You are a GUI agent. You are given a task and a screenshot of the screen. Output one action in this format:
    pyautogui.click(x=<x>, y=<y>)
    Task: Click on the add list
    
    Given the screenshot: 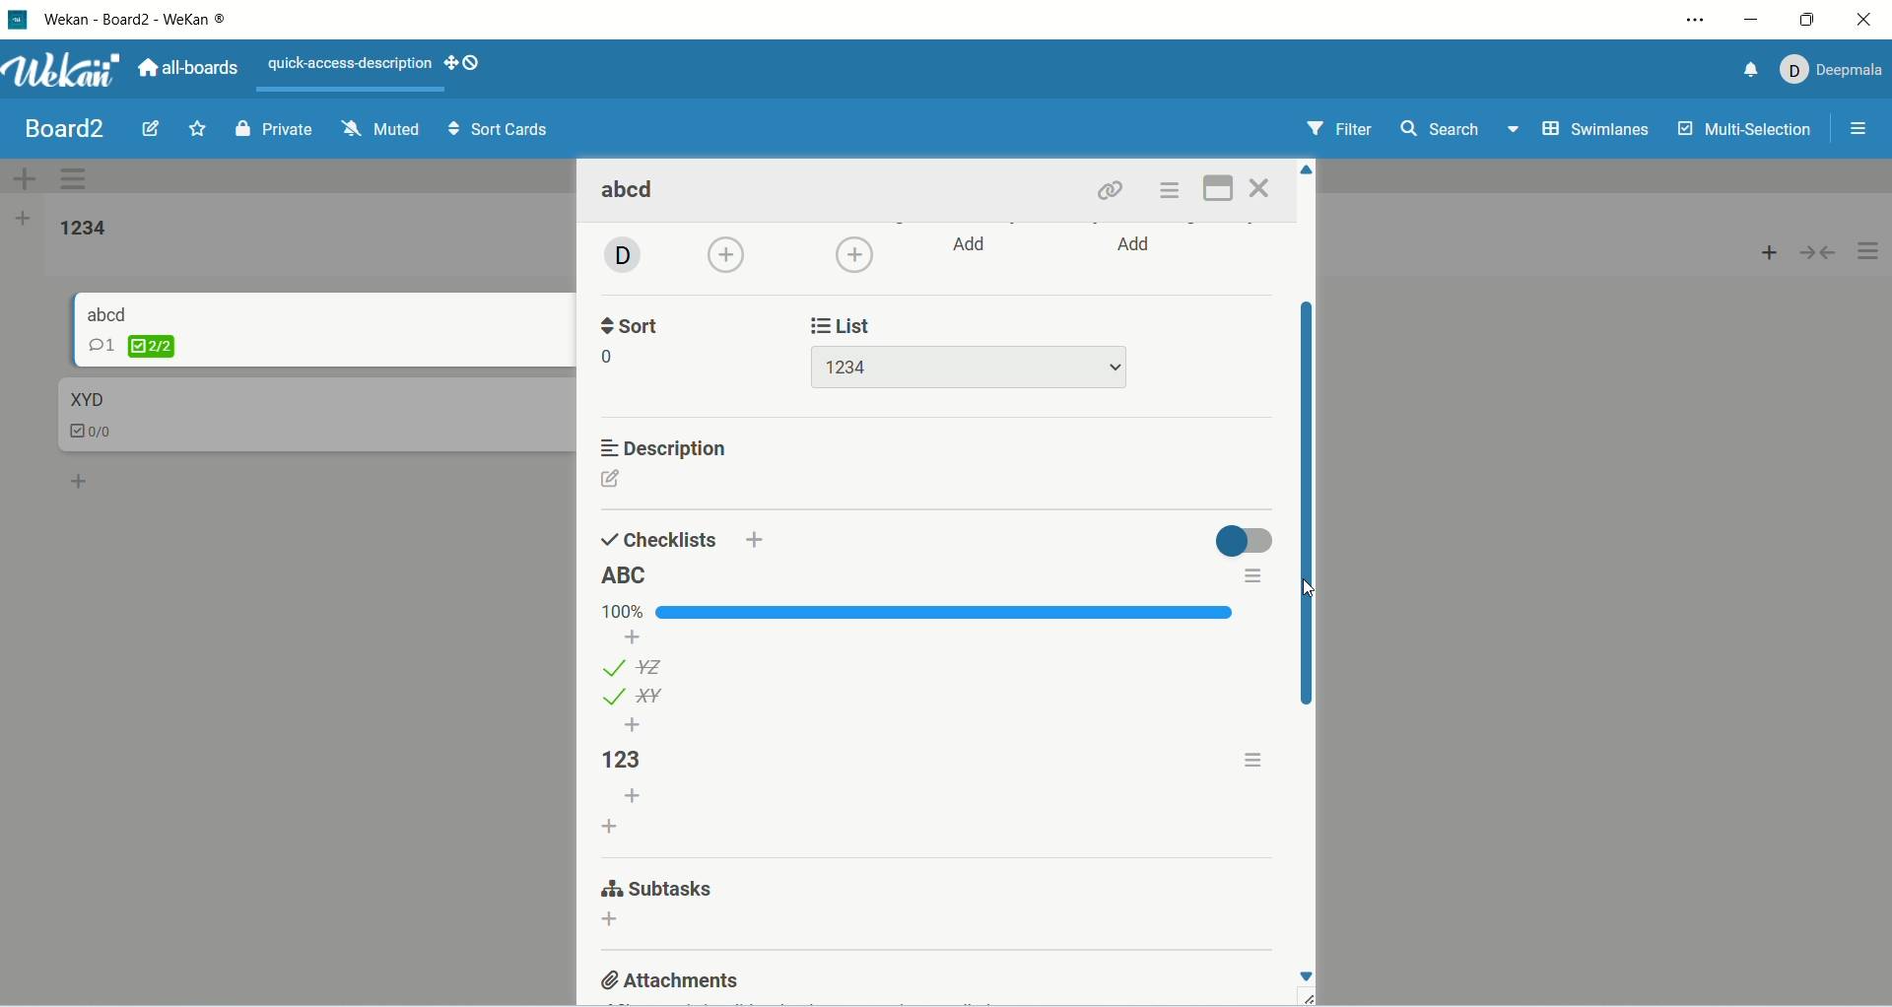 What is the action you would take?
    pyautogui.click(x=26, y=219)
    